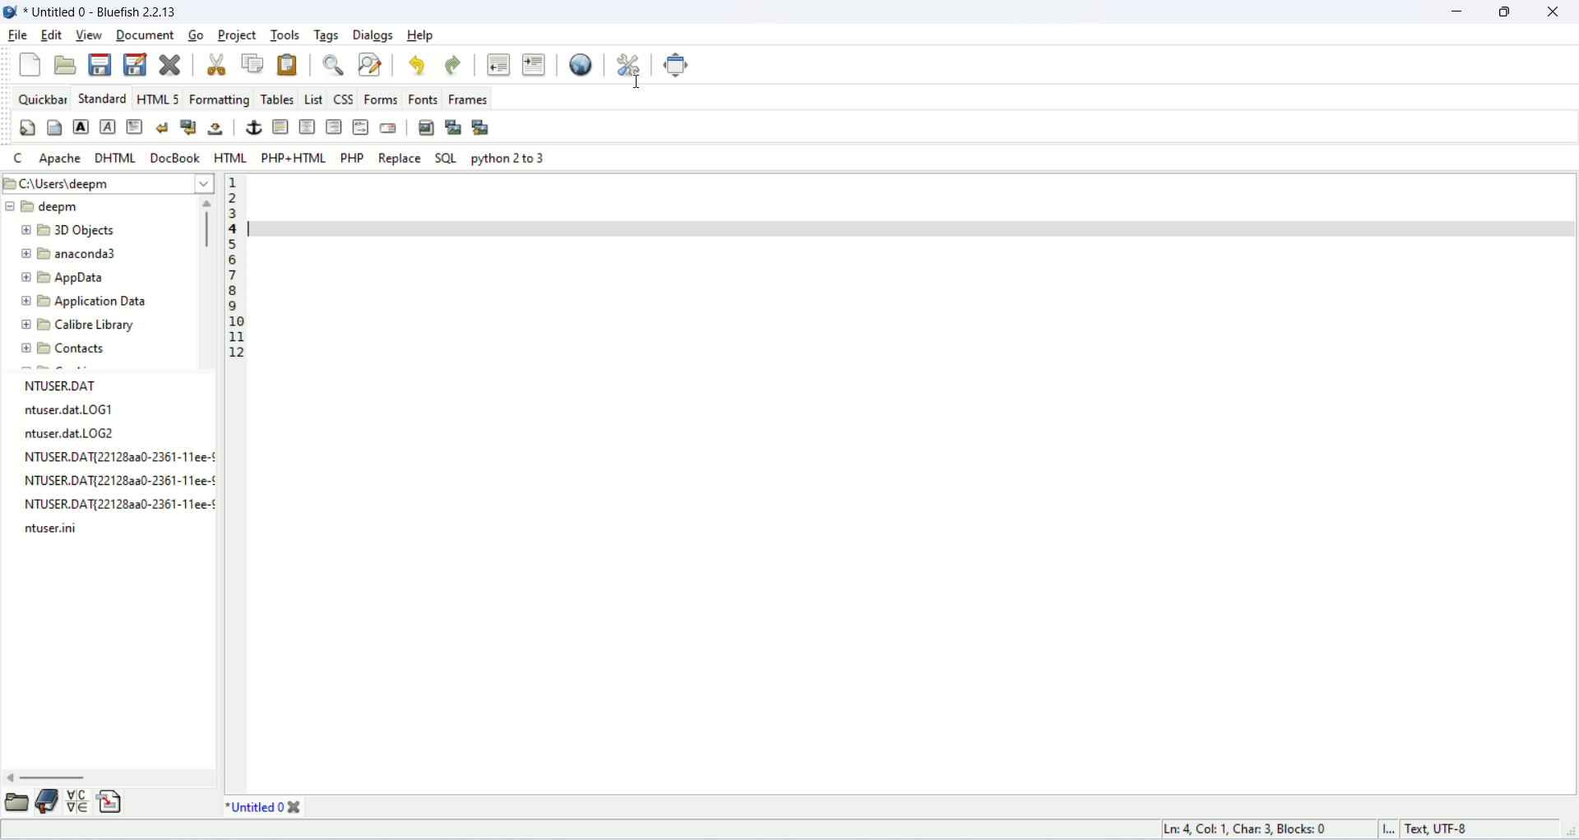 The height and width of the screenshot is (840, 1579). I want to click on edit, so click(52, 34).